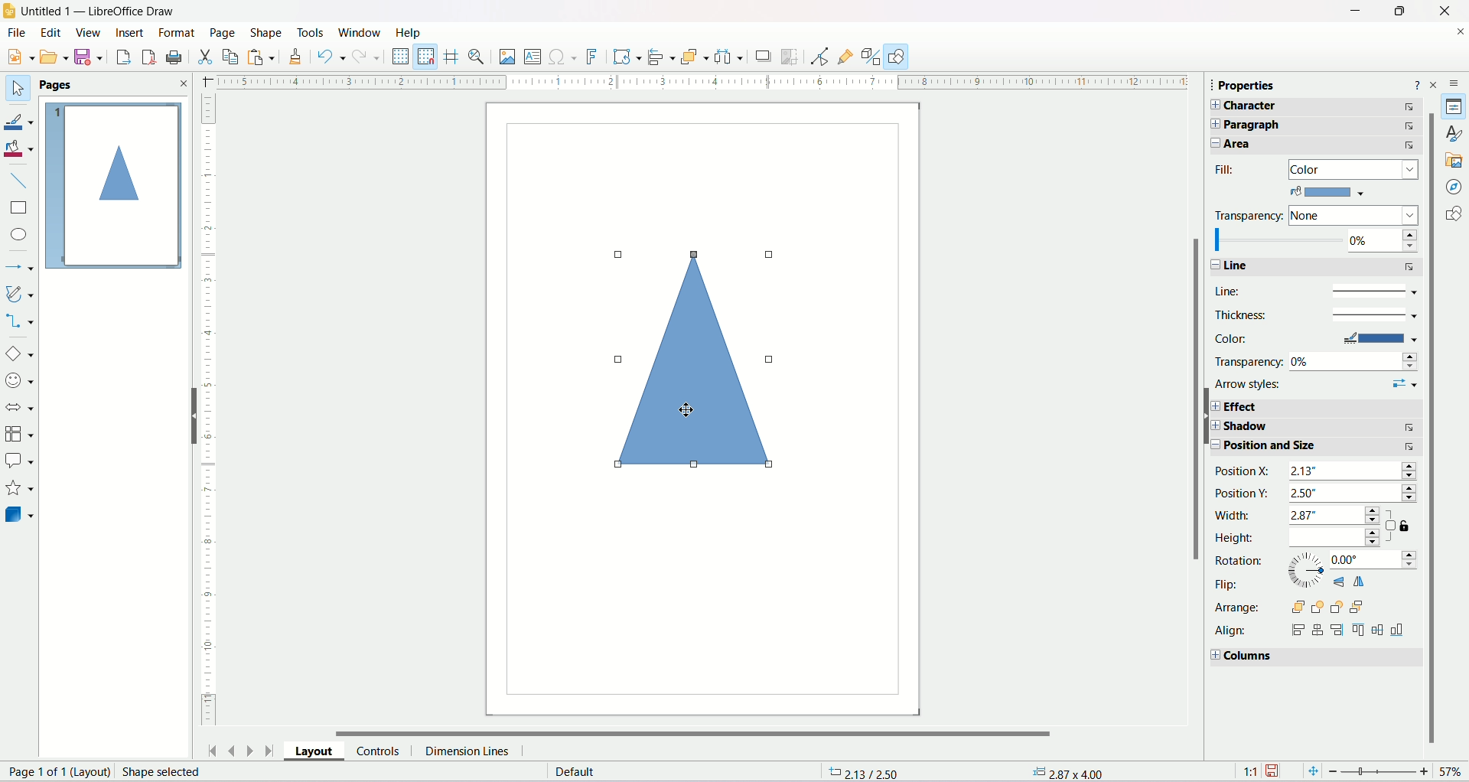  What do you see at coordinates (413, 32) in the screenshot?
I see `Help` at bounding box center [413, 32].